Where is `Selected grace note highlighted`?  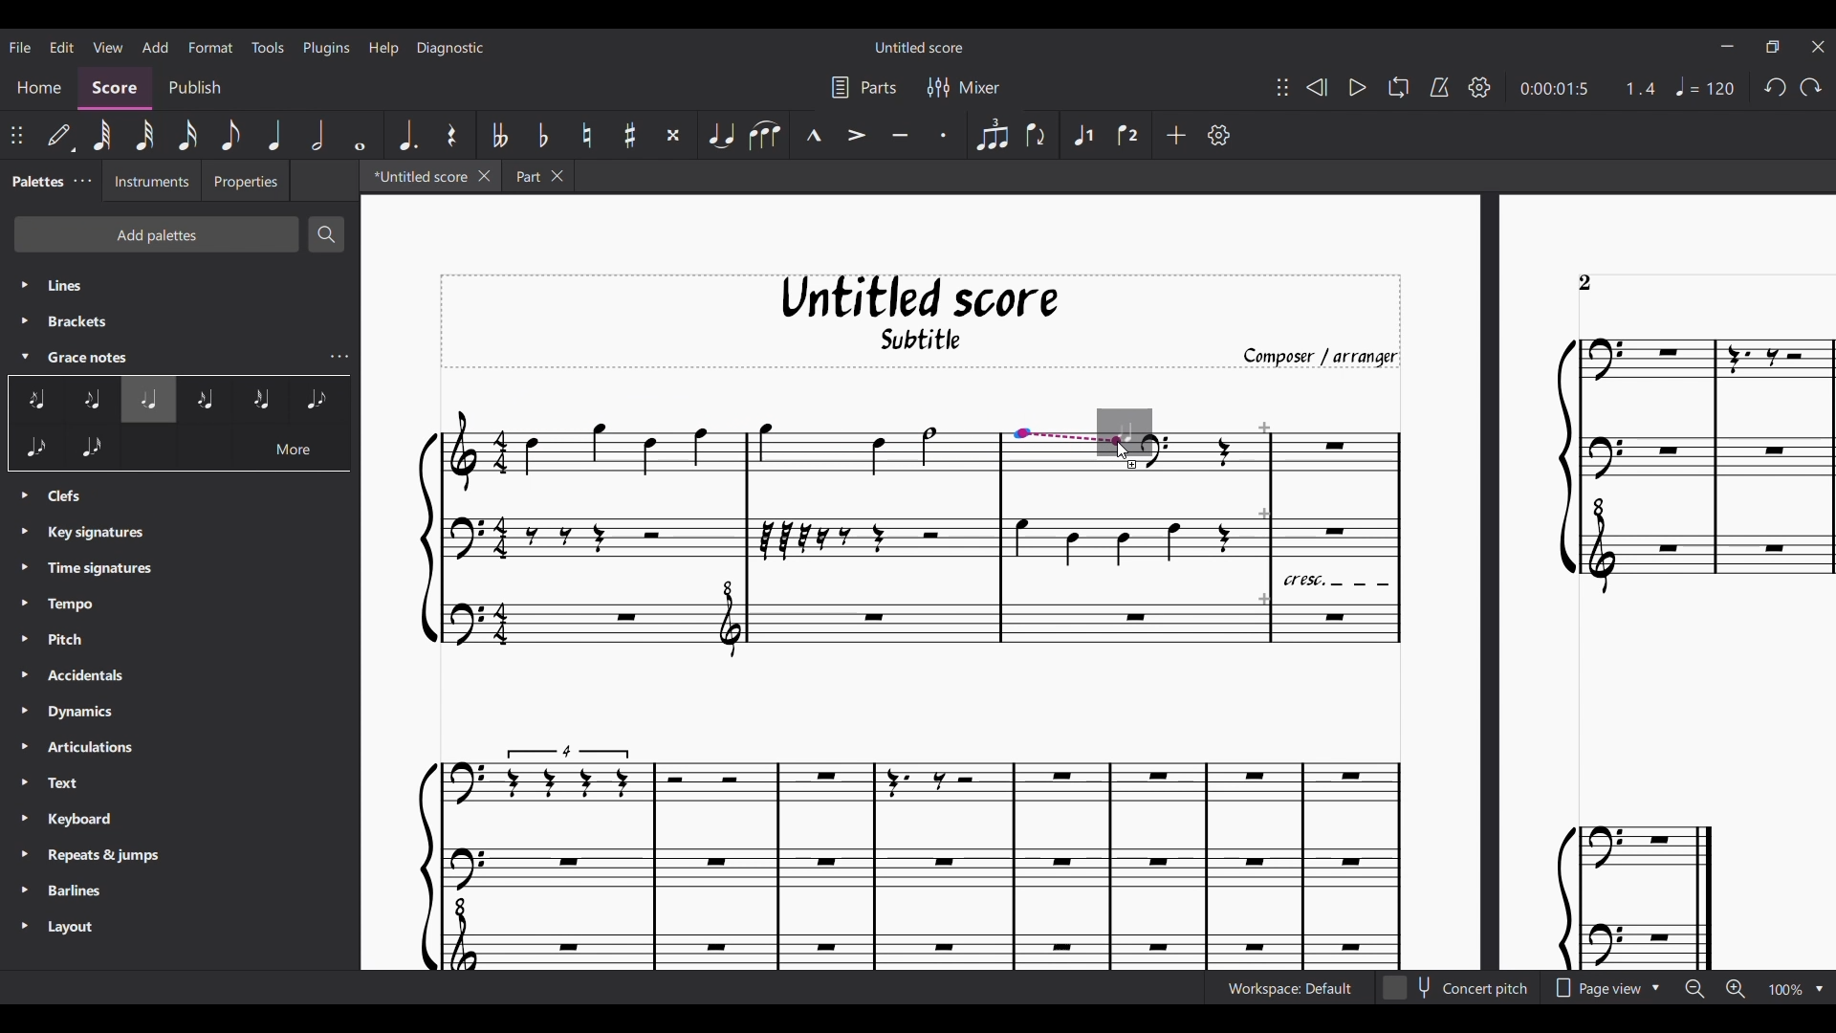 Selected grace note highlighted is located at coordinates (148, 400).